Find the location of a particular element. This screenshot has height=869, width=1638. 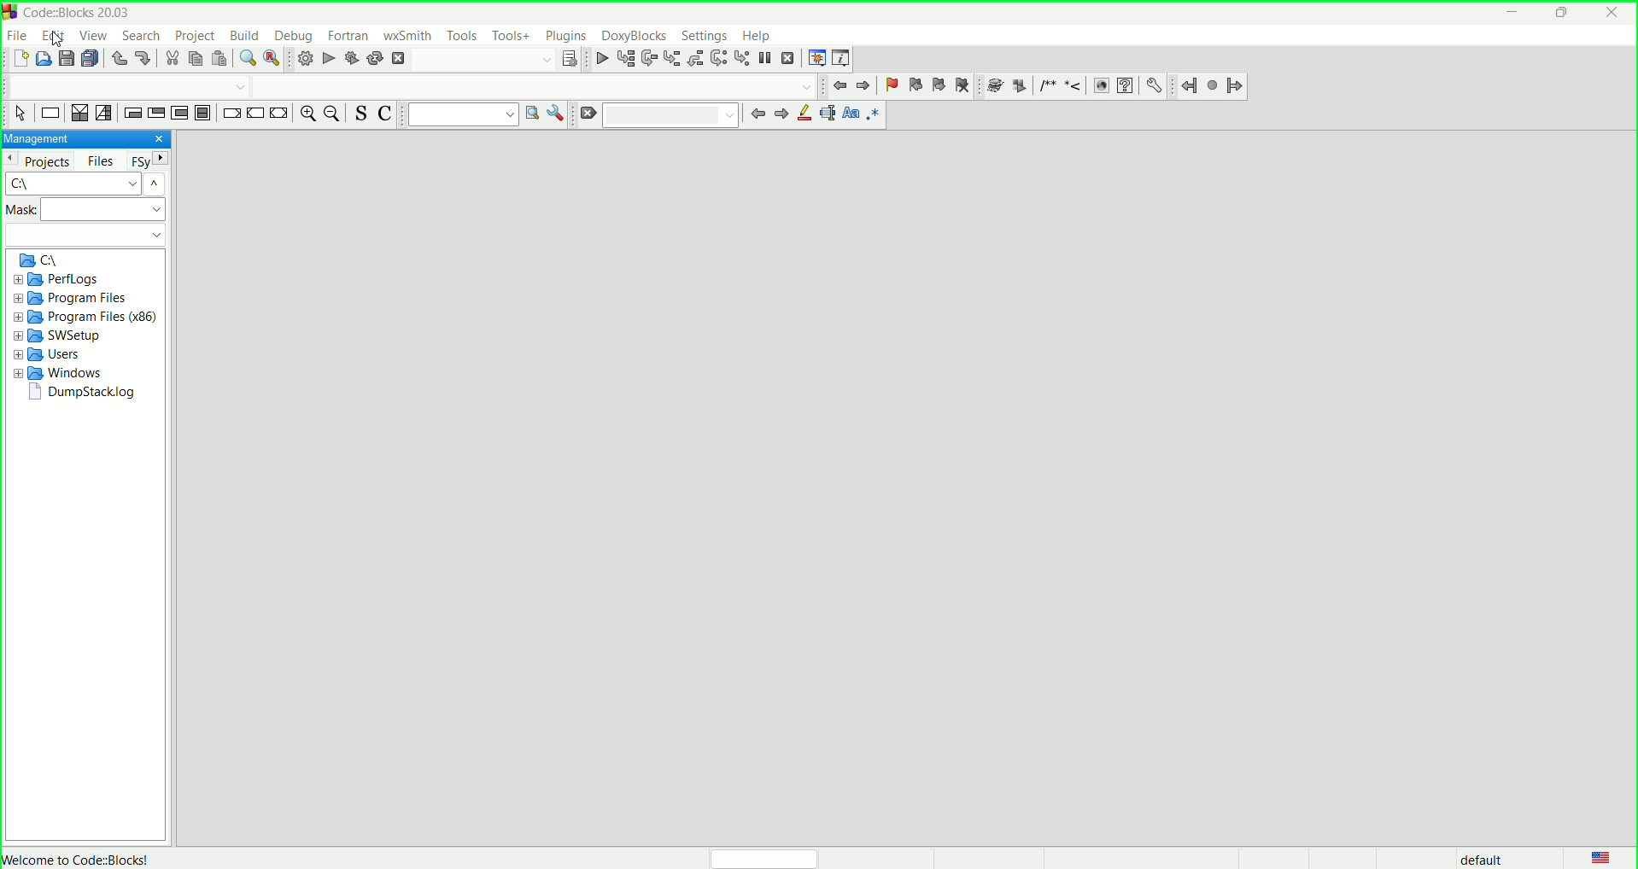

Code completion compiler is located at coordinates (408, 87).